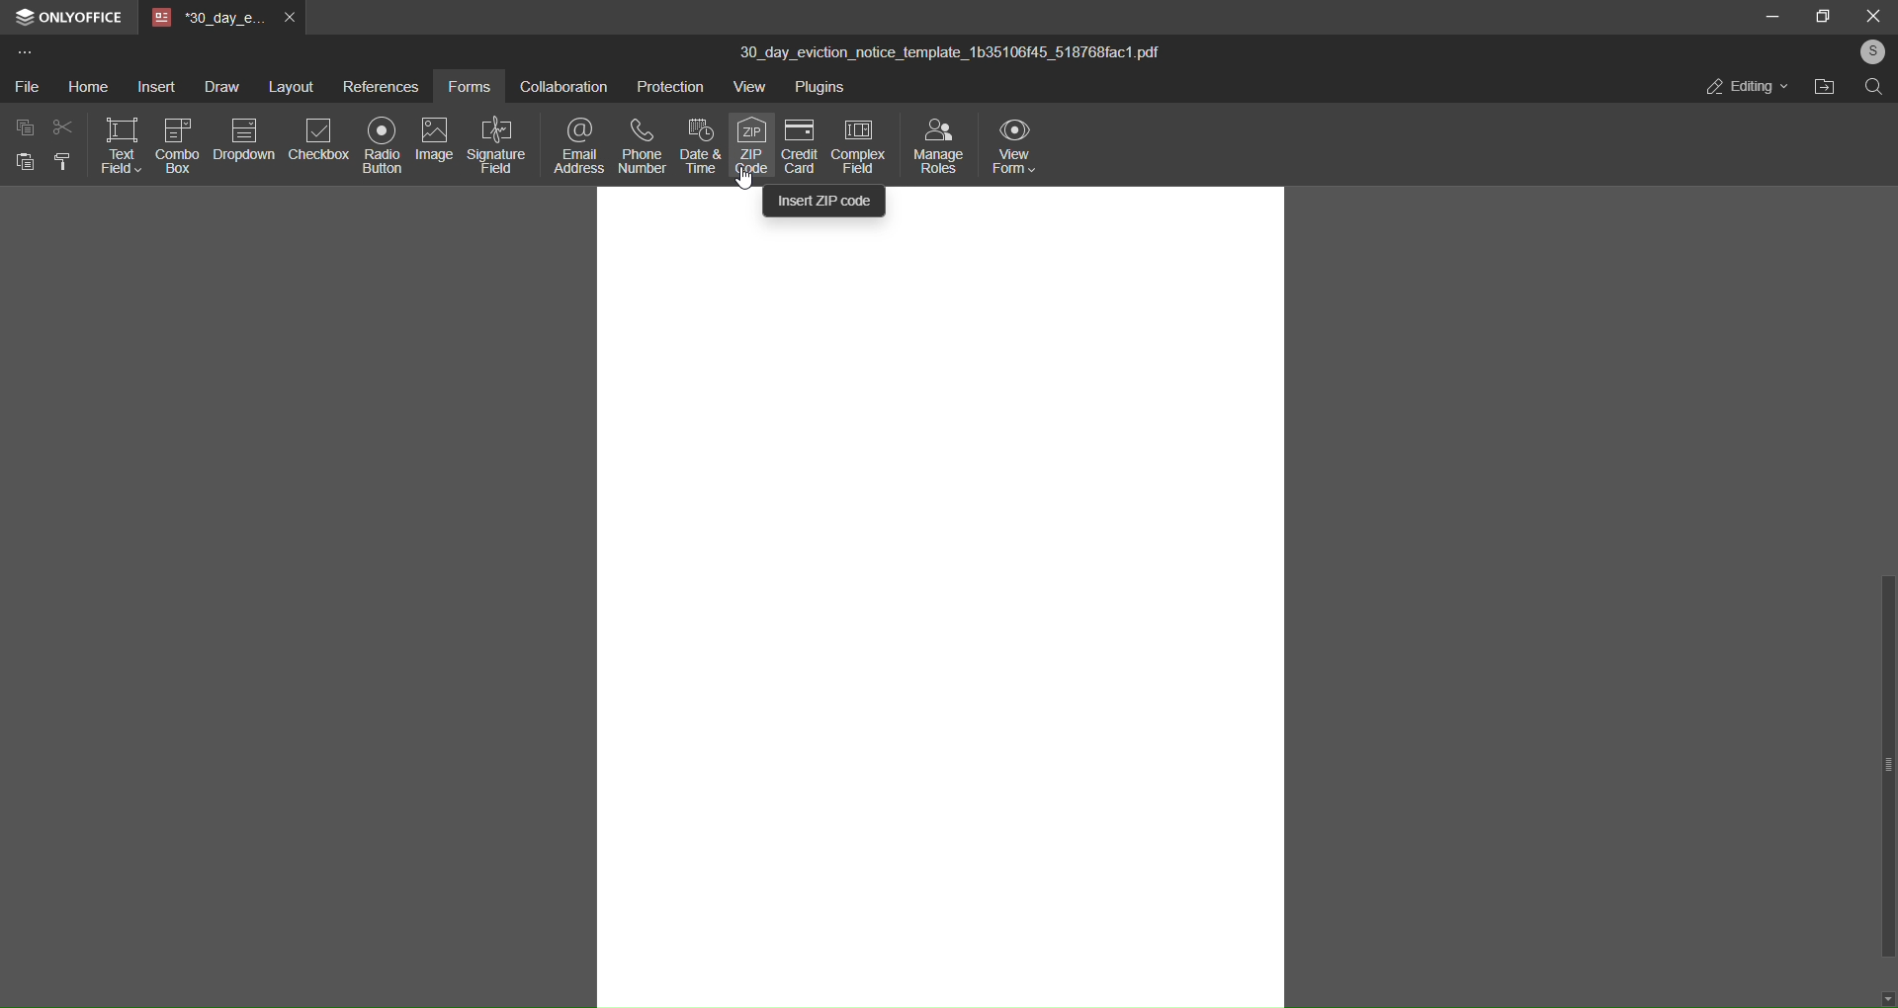 Image resolution: width=1898 pixels, height=1008 pixels. Describe the element at coordinates (638, 145) in the screenshot. I see `phone number` at that location.